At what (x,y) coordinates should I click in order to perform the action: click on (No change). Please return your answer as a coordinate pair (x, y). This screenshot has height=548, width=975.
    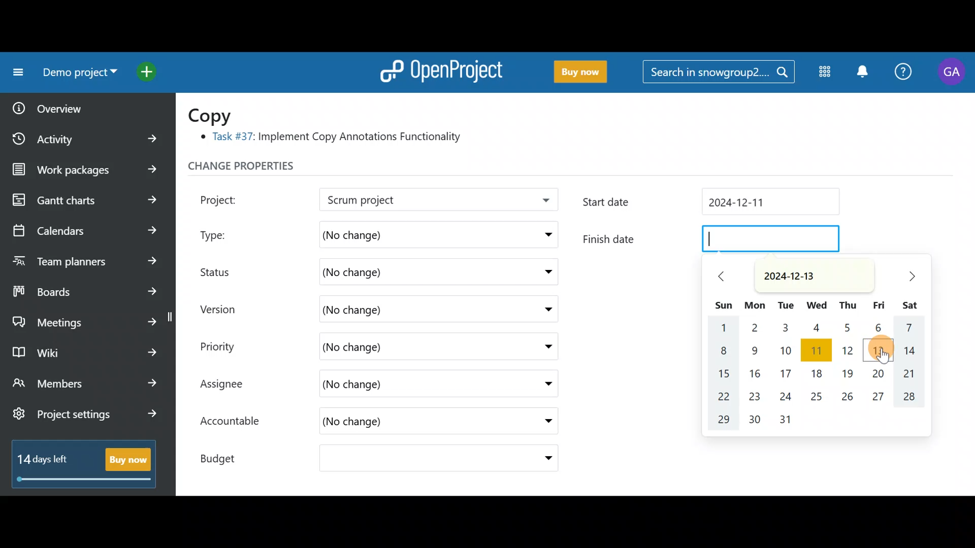
    Looking at the image, I should click on (401, 385).